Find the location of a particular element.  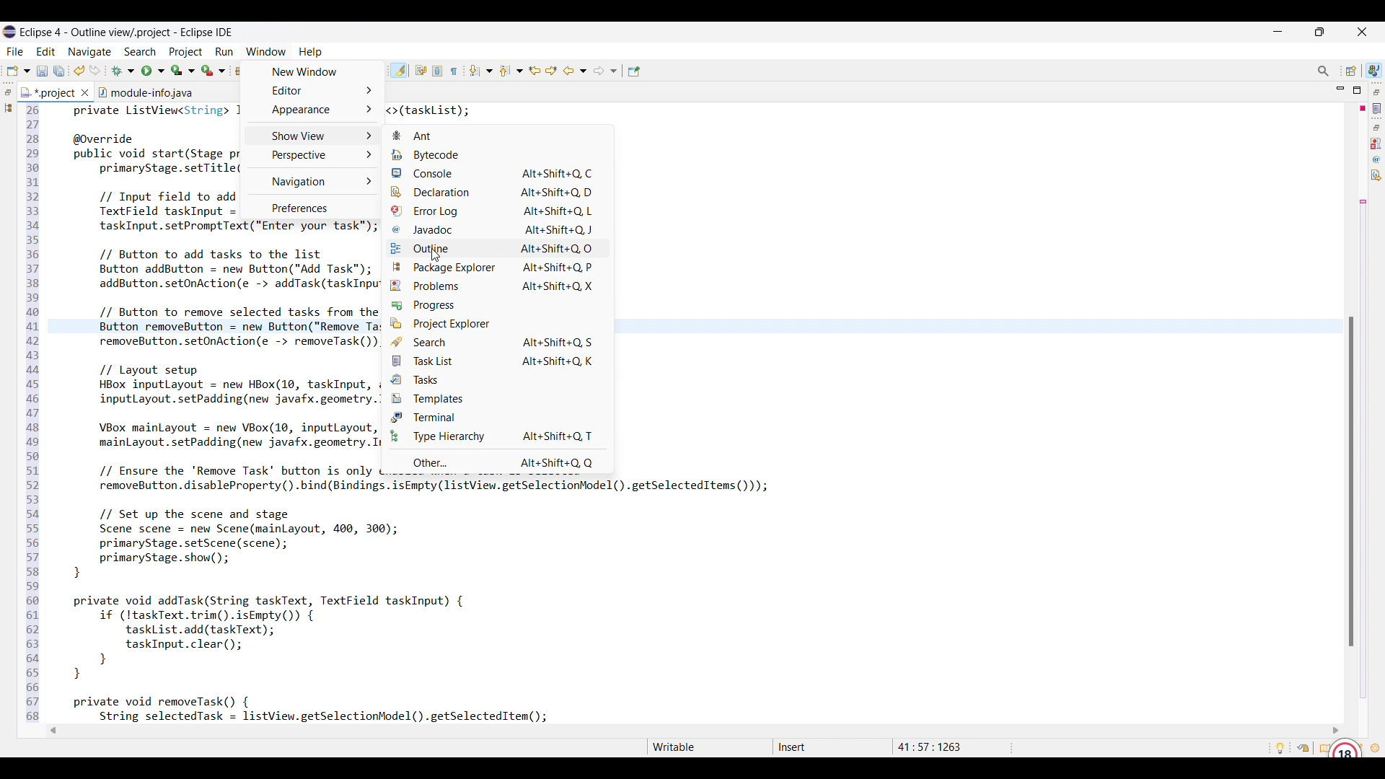

Project name and software name is located at coordinates (127, 32).